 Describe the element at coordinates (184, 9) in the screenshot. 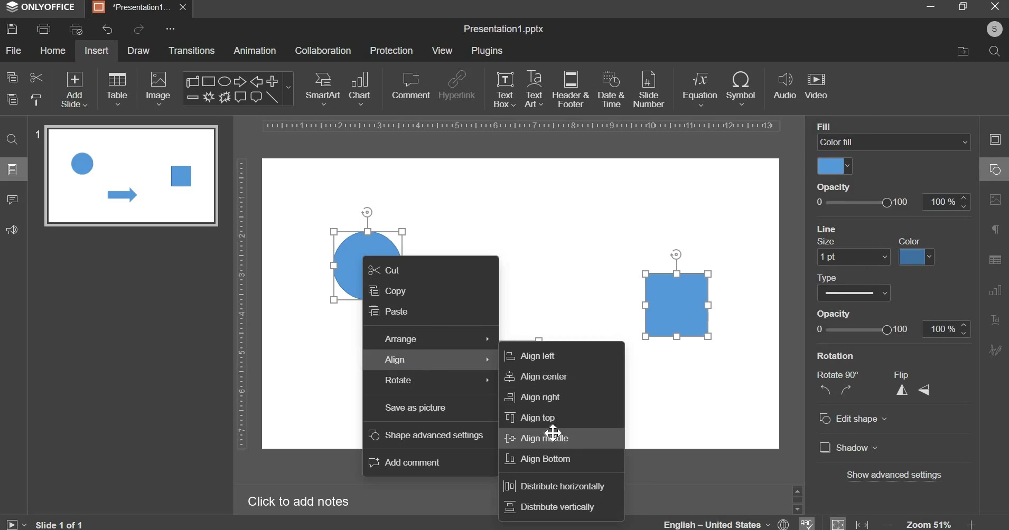

I see `close` at that location.